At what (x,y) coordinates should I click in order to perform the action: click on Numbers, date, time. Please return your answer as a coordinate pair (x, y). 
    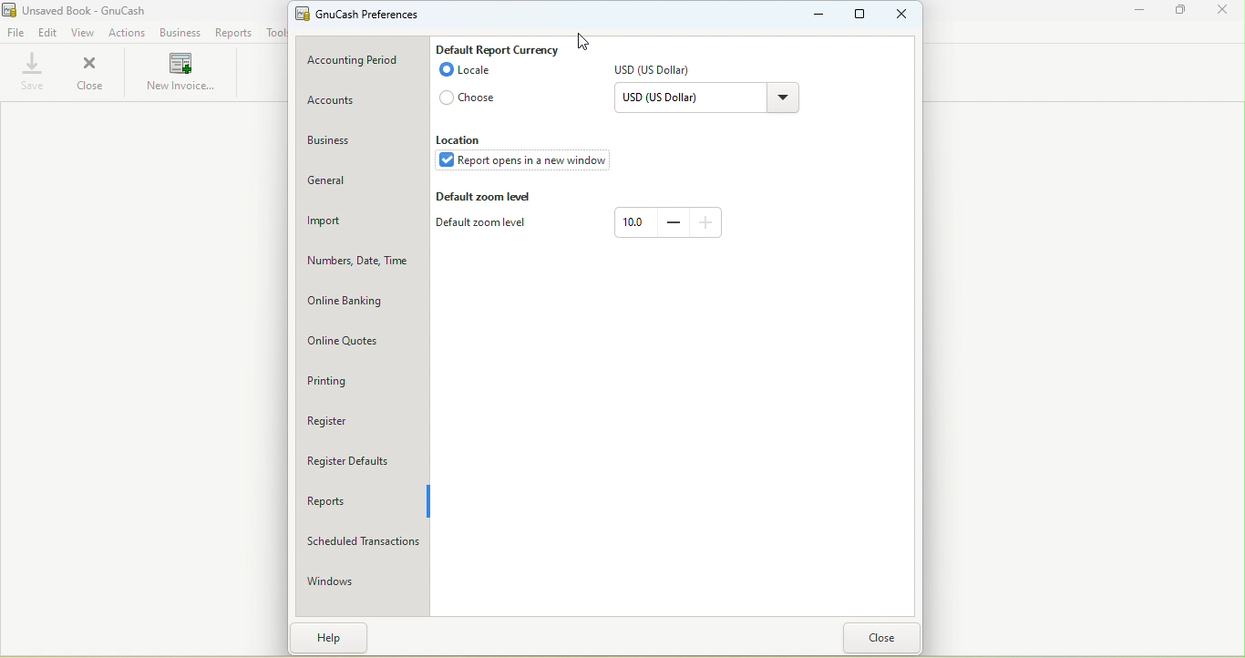
    Looking at the image, I should click on (363, 264).